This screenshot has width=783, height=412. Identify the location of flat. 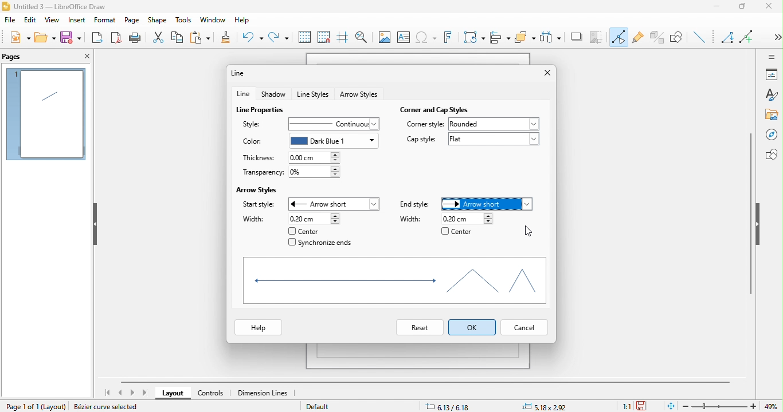
(494, 142).